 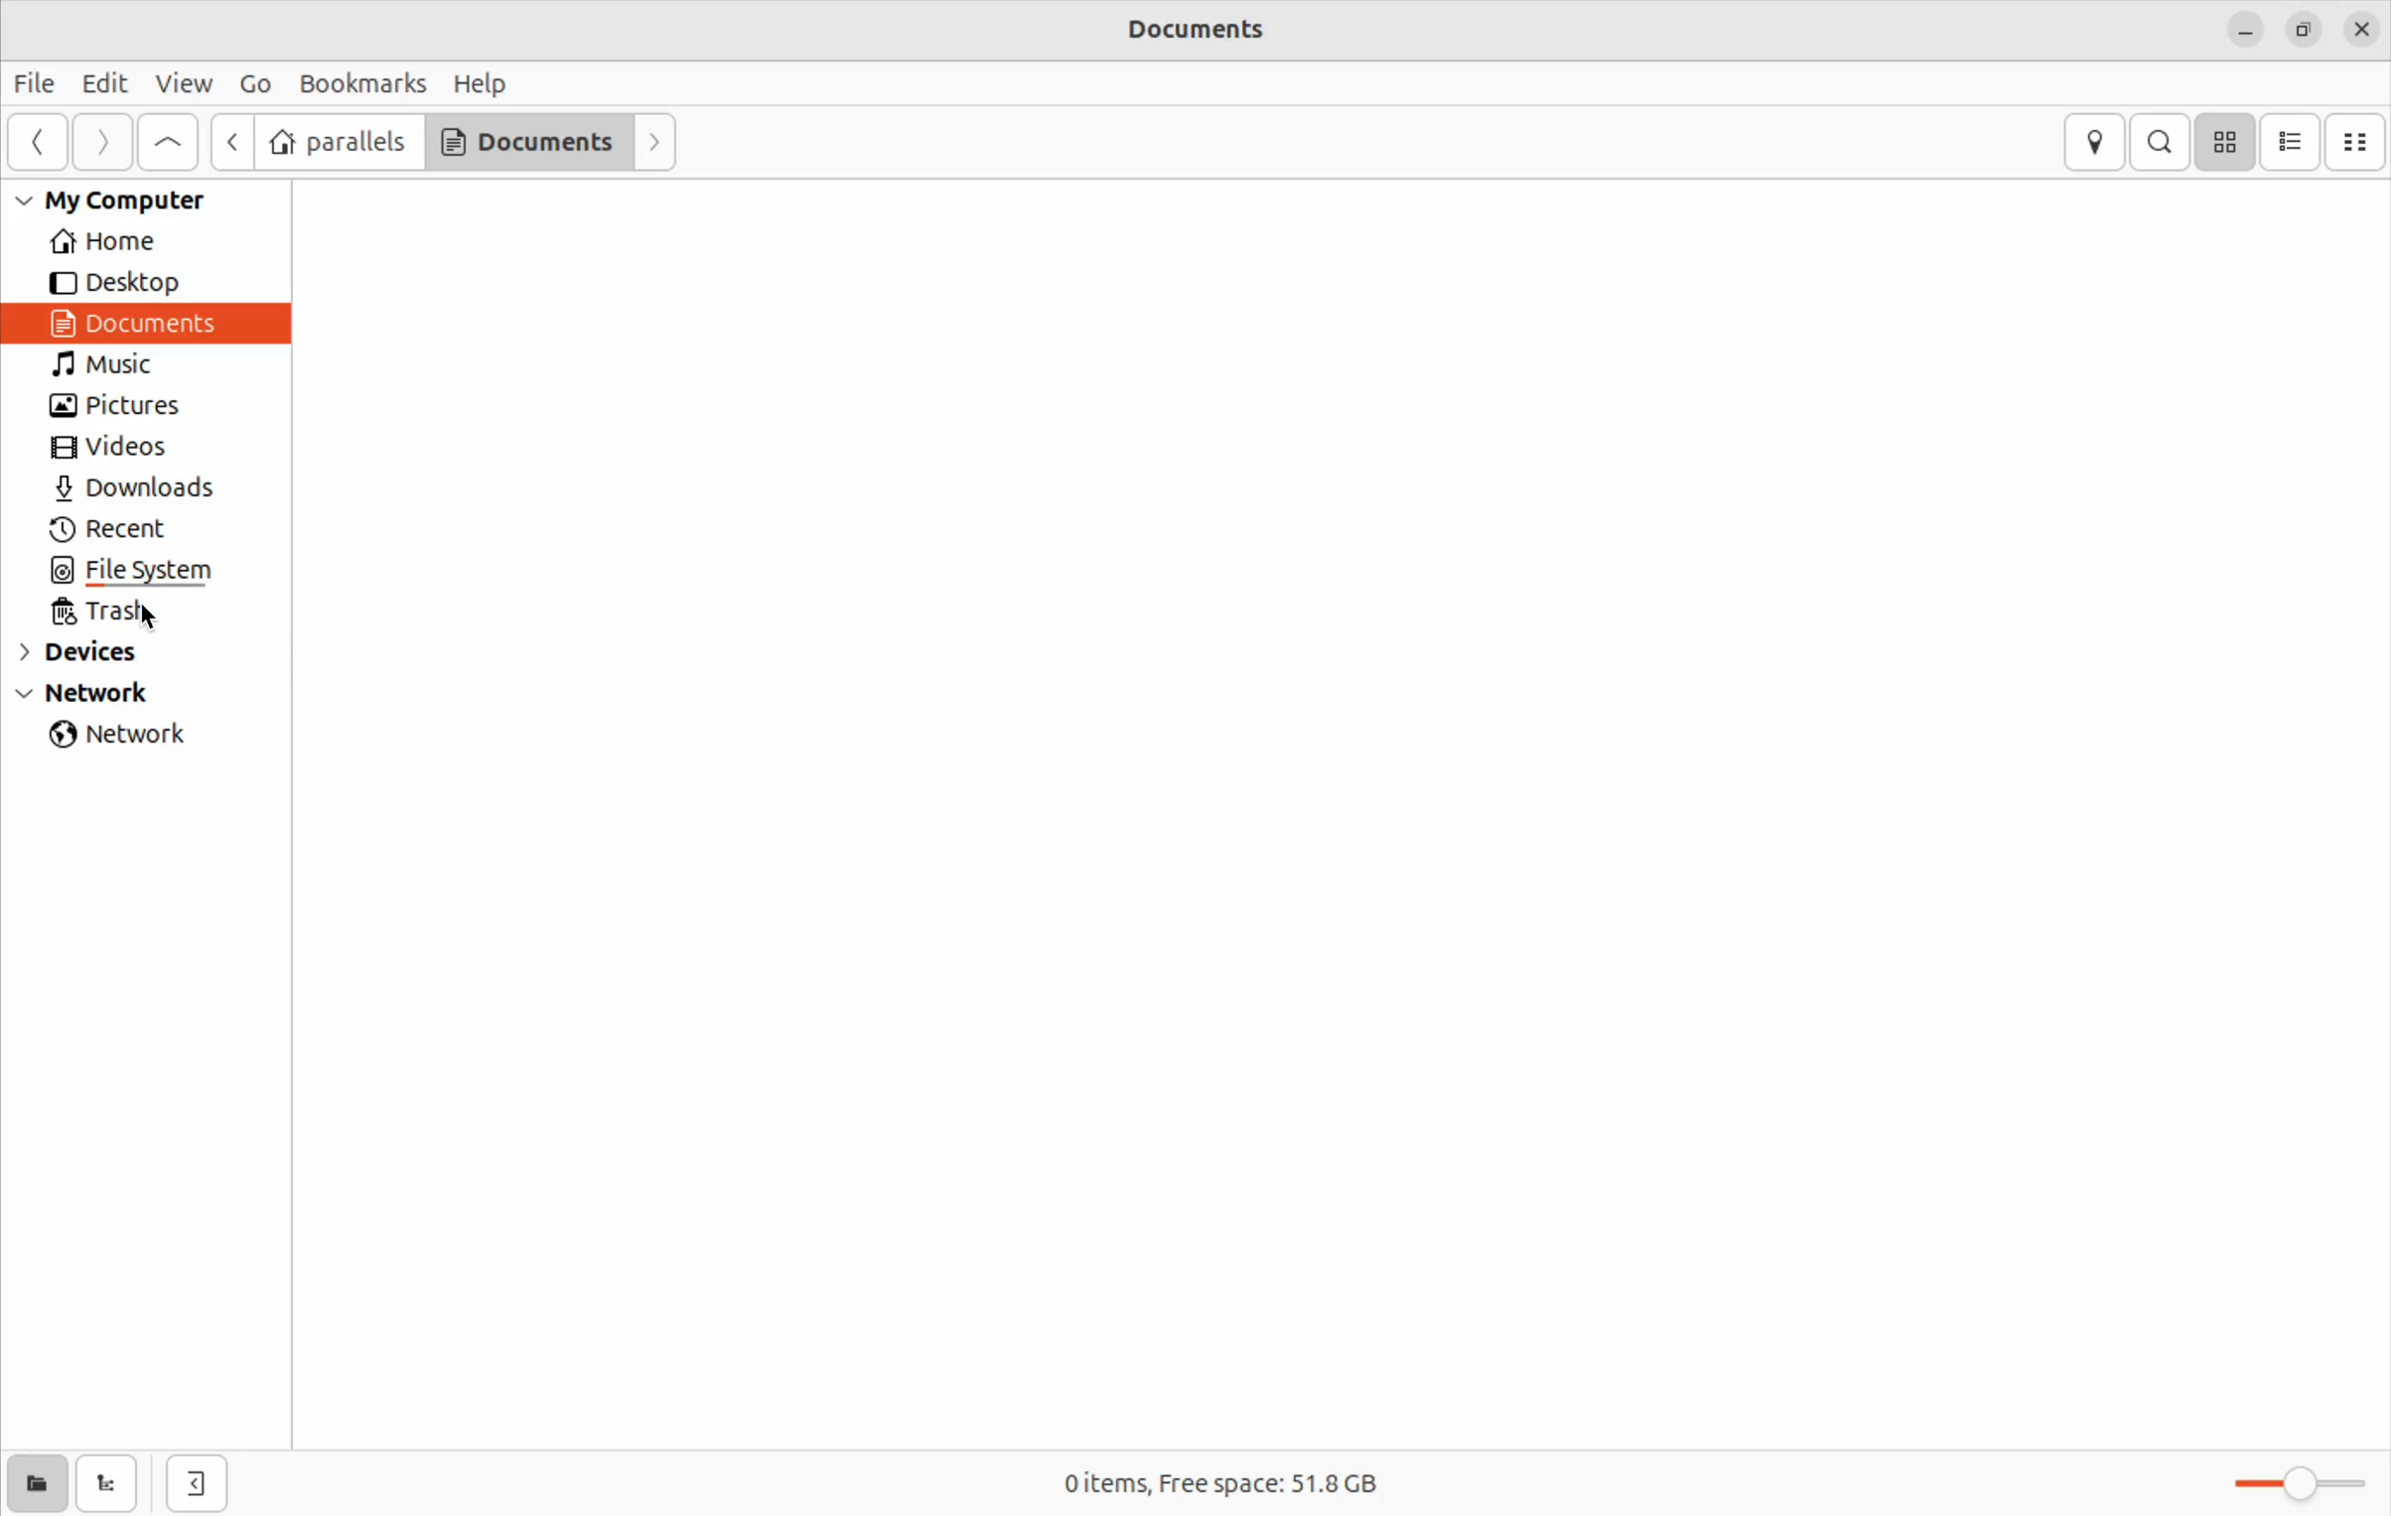 I want to click on next, so click(x=229, y=139).